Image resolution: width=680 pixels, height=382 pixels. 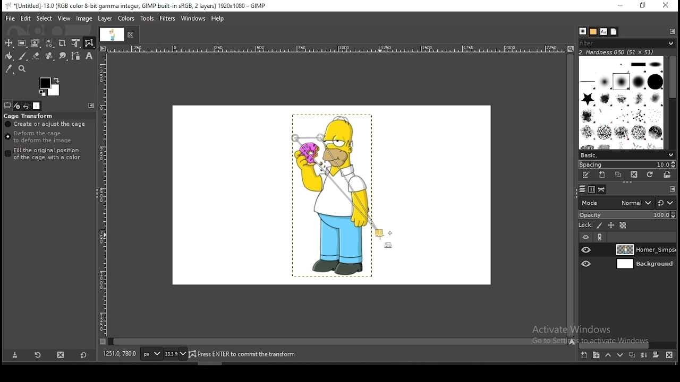 I want to click on file, so click(x=10, y=18).